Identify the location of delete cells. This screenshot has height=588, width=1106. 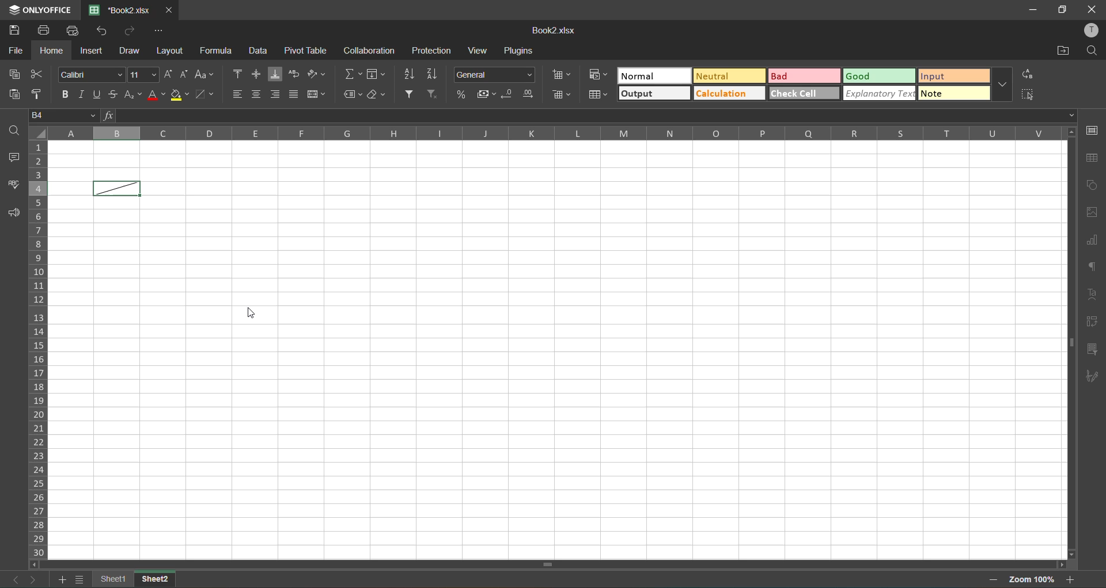
(561, 96).